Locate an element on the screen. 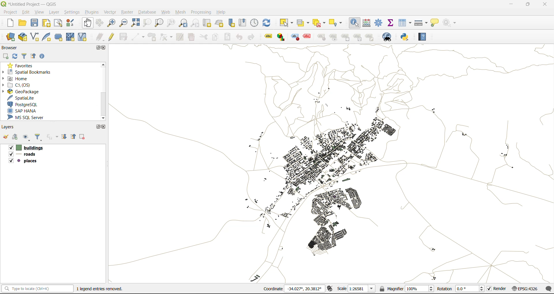 The width and height of the screenshot is (554, 294). paste is located at coordinates (228, 37).